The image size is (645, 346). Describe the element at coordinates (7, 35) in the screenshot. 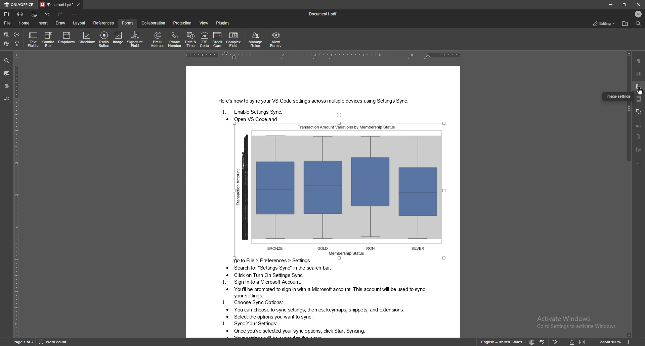

I see `copy` at that location.